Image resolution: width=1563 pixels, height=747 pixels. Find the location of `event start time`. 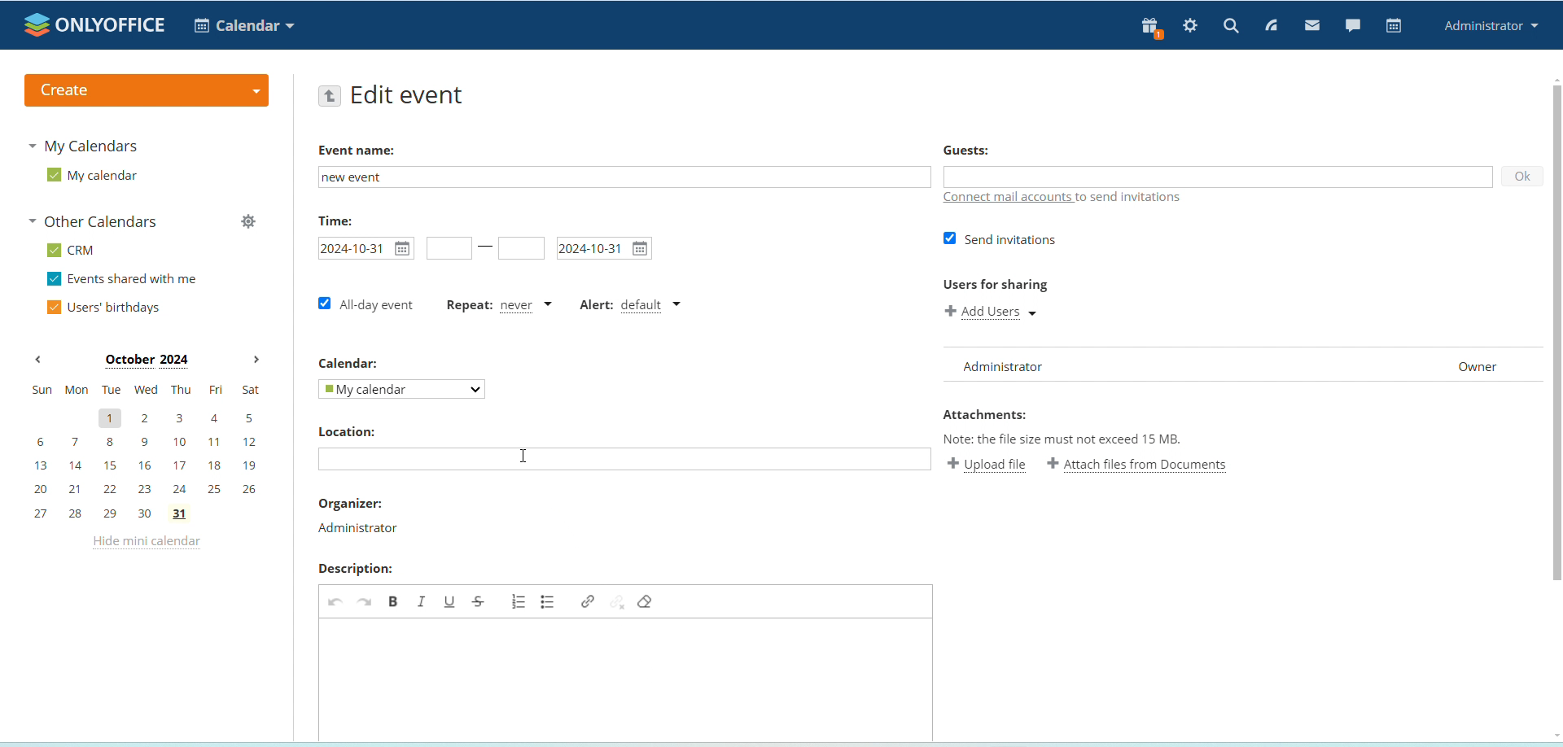

event start time is located at coordinates (448, 249).